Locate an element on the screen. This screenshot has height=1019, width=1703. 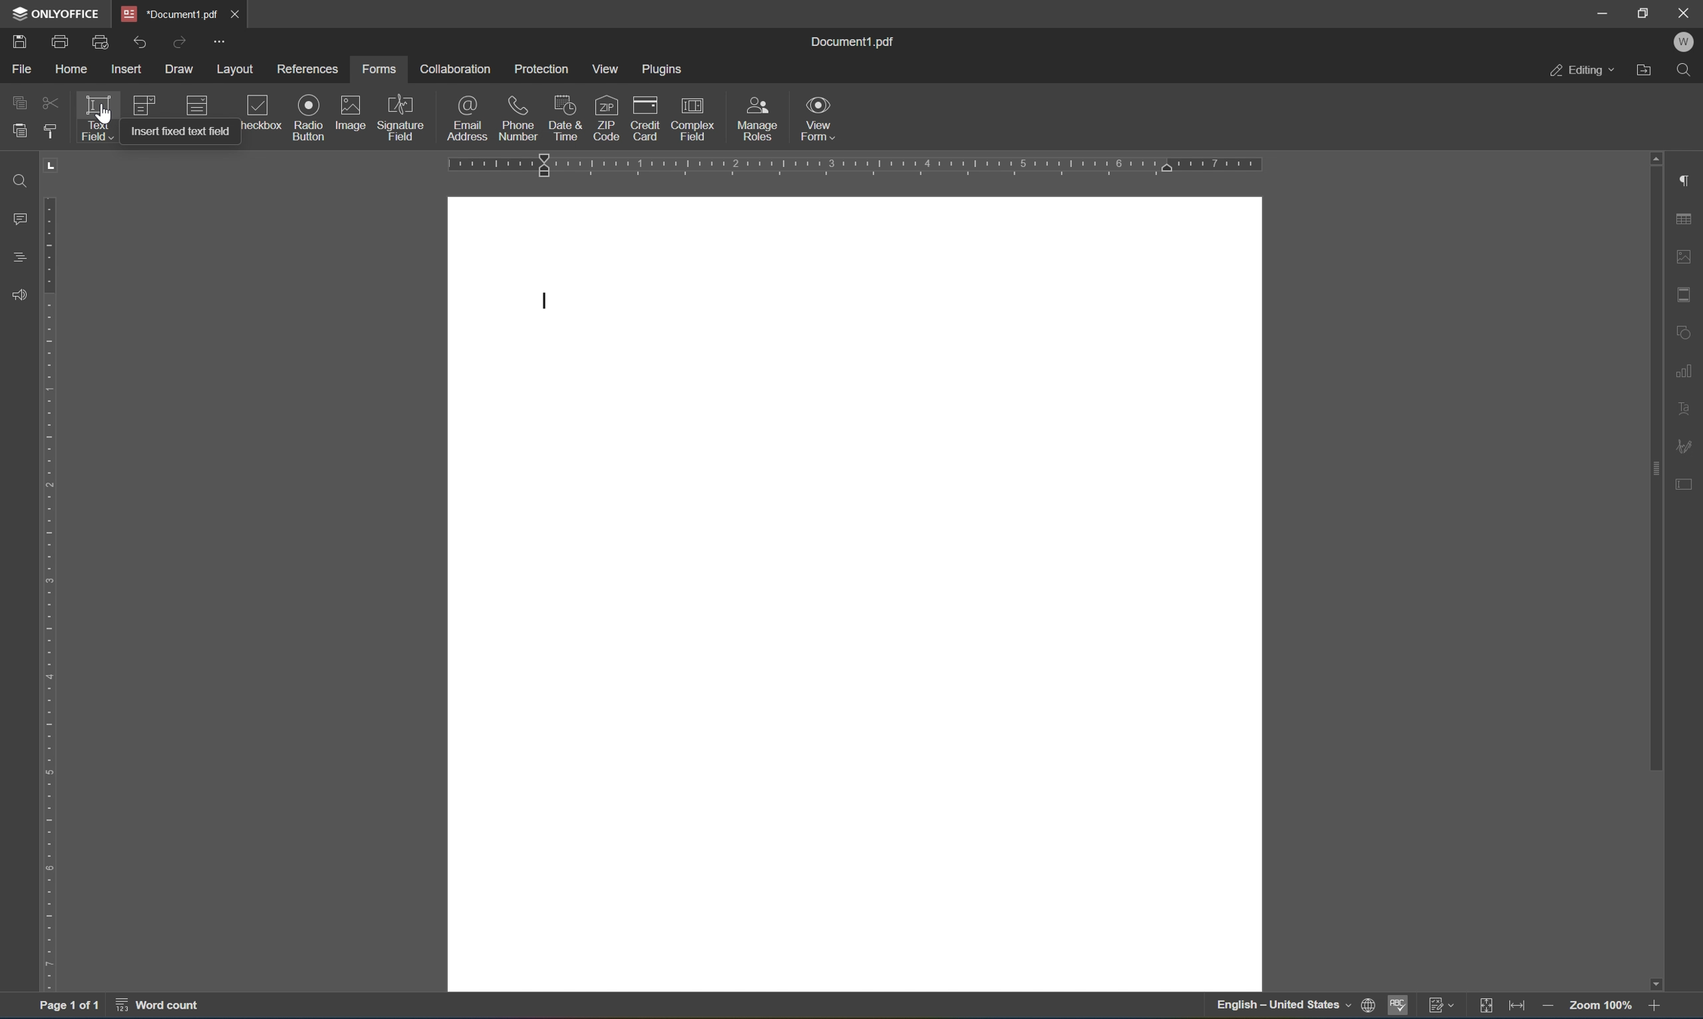
view is located at coordinates (610, 69).